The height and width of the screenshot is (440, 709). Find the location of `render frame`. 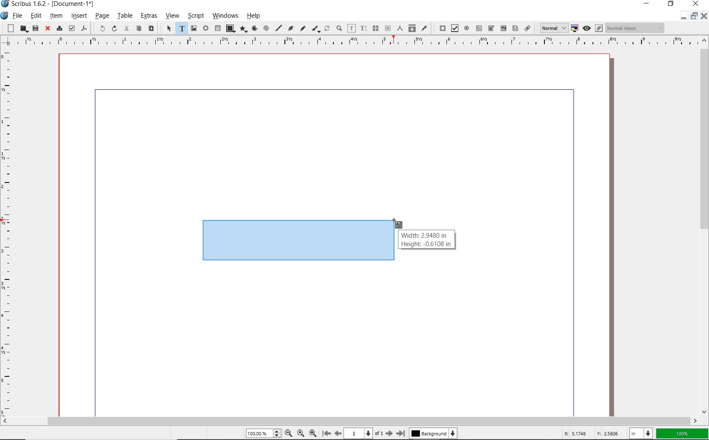

render frame is located at coordinates (206, 29).